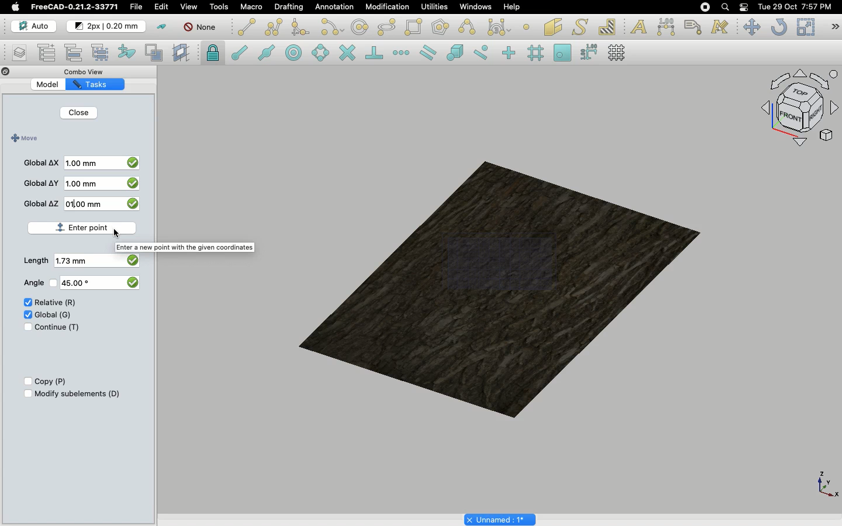 The image size is (842, 526). Describe the element at coordinates (274, 27) in the screenshot. I see `Polyline` at that location.